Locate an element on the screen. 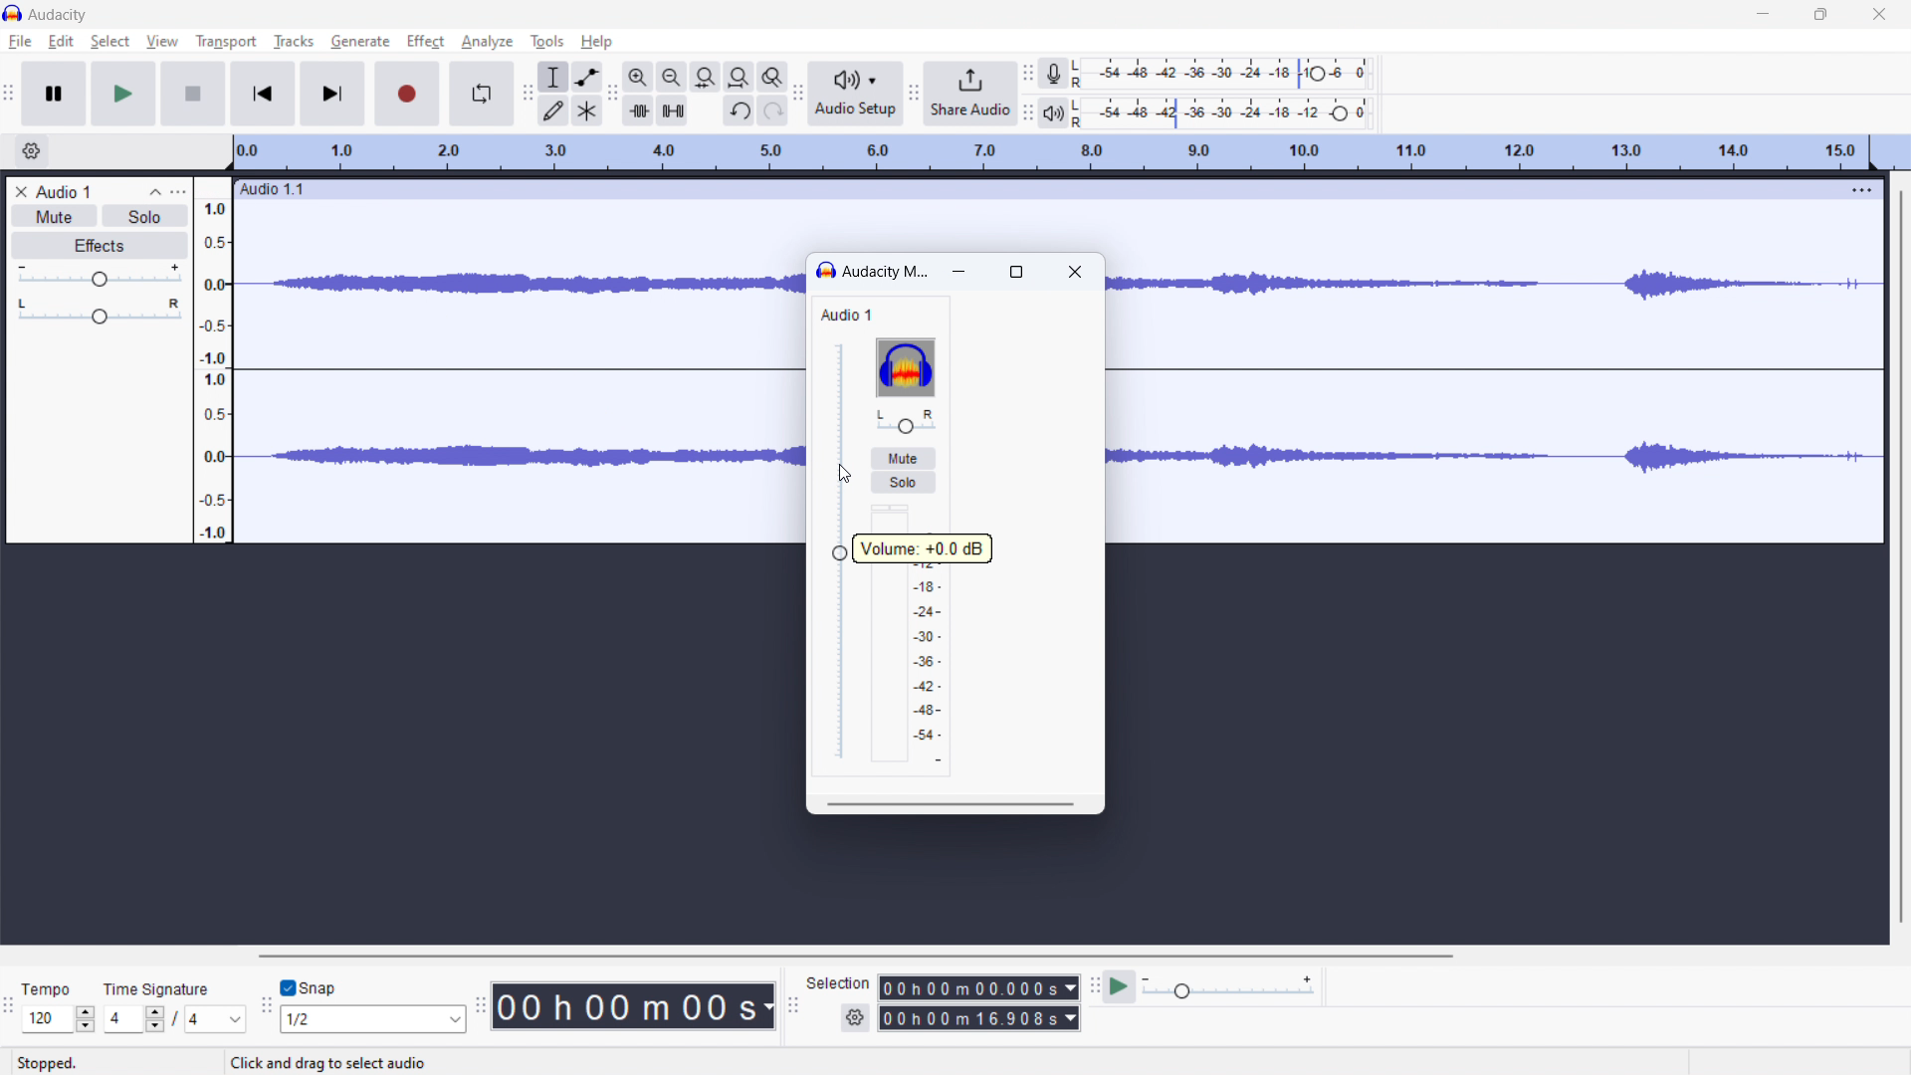 The height and width of the screenshot is (1075, 1911). edit toolbar is located at coordinates (612, 92).